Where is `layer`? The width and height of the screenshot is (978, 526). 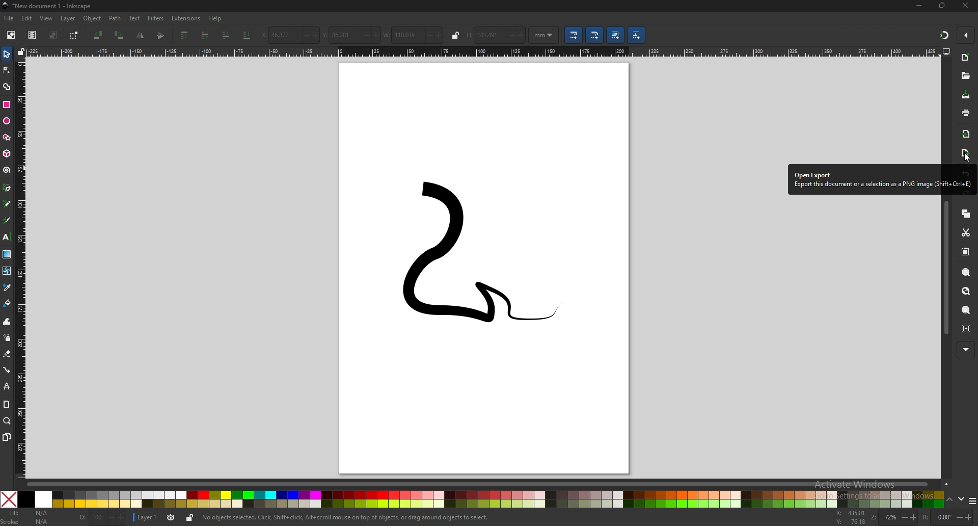
layer is located at coordinates (147, 516).